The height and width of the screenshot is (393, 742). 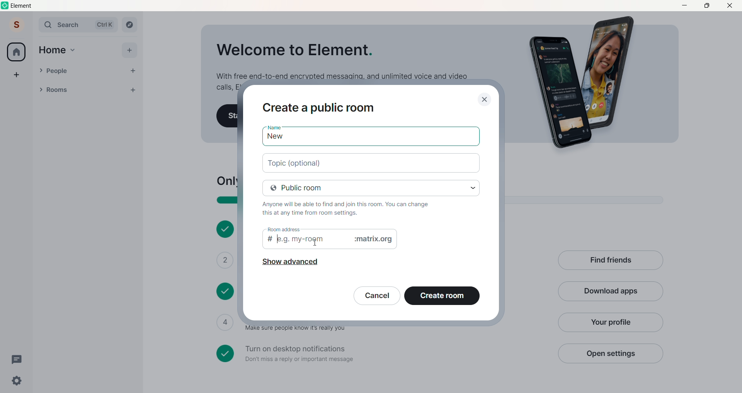 What do you see at coordinates (84, 71) in the screenshot?
I see `People` at bounding box center [84, 71].